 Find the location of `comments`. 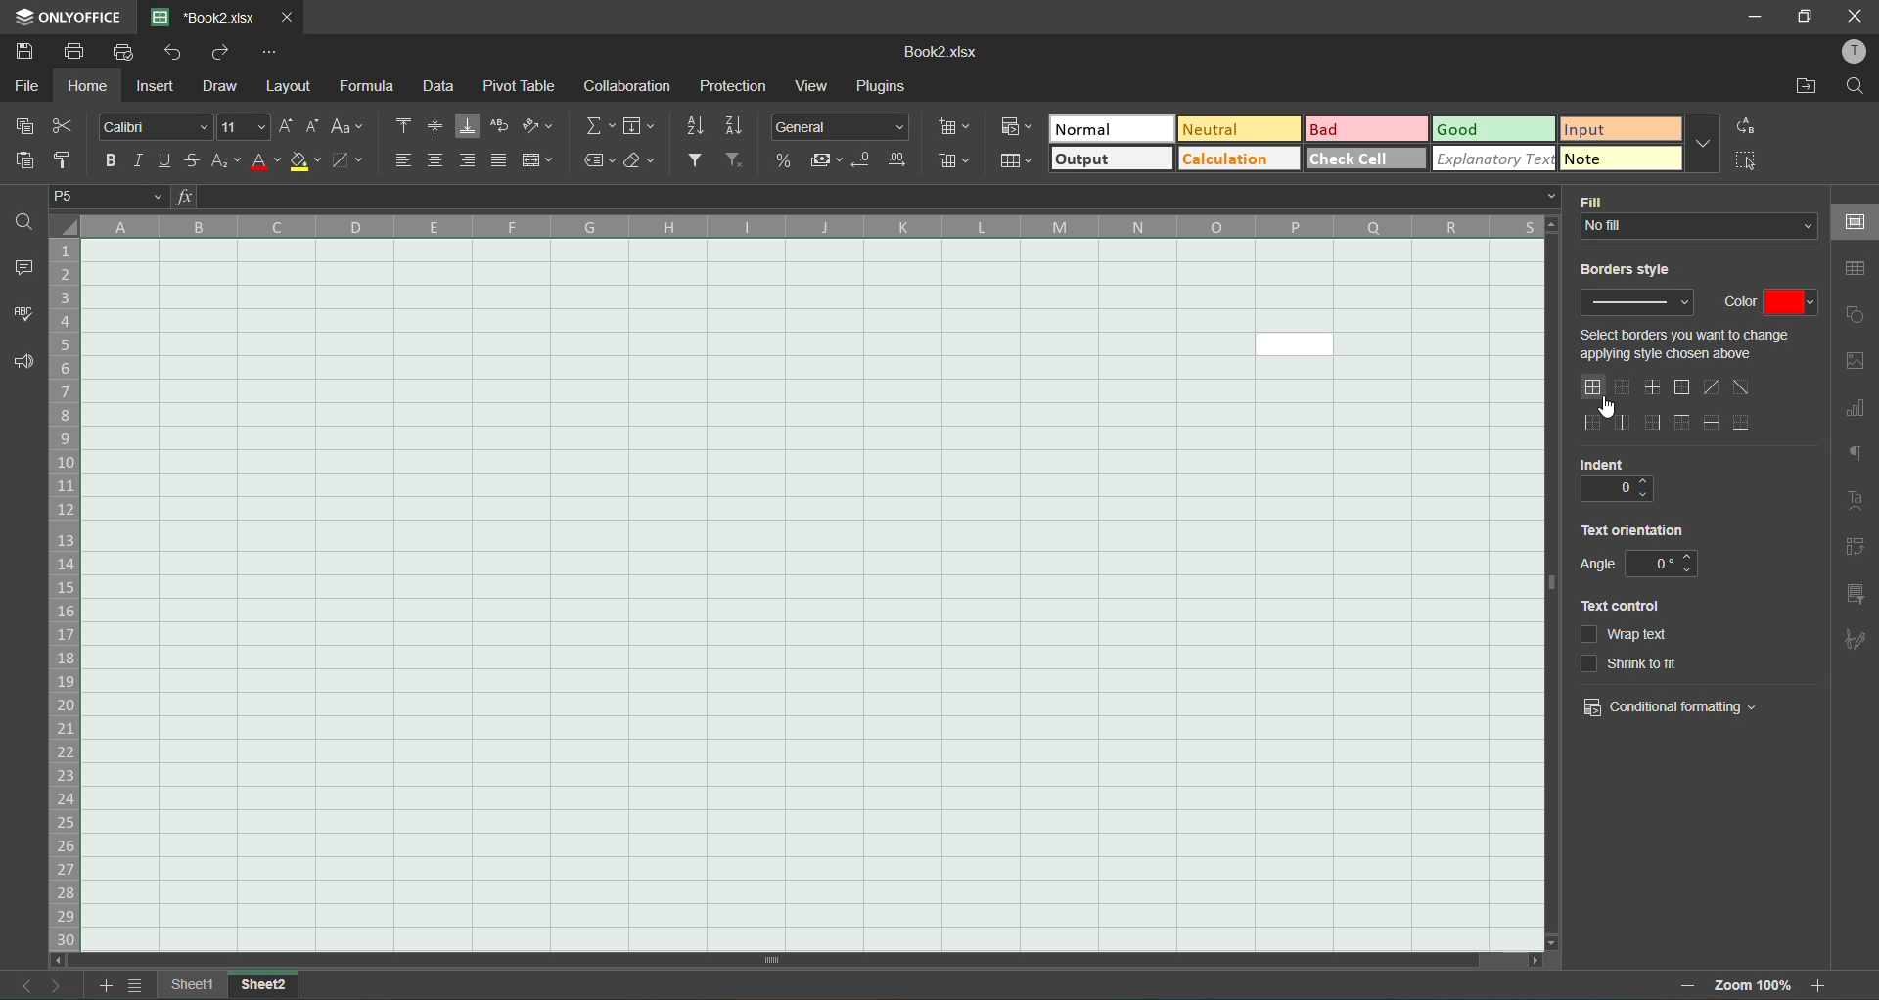

comments is located at coordinates (24, 266).